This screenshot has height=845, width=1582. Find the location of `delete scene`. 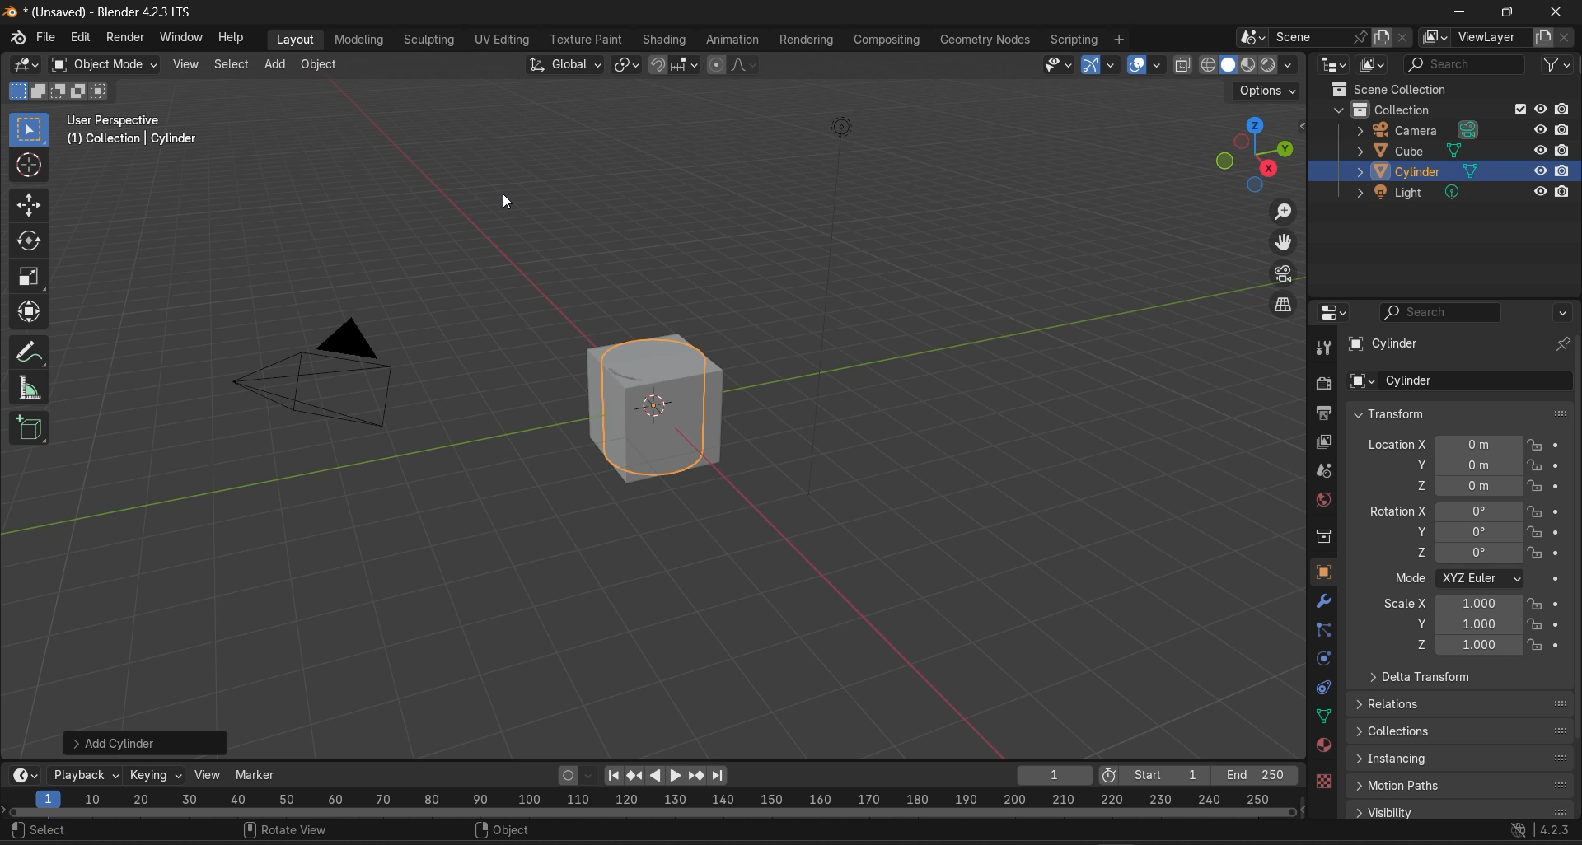

delete scene is located at coordinates (1402, 37).